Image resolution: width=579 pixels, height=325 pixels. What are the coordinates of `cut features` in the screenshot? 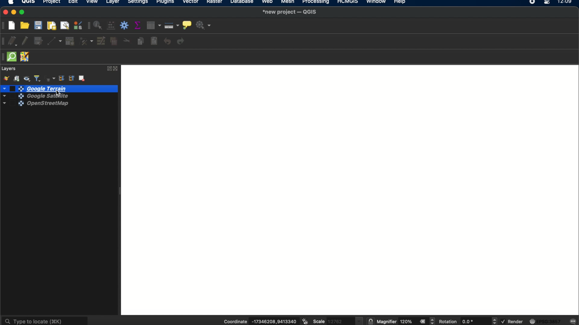 It's located at (126, 41).